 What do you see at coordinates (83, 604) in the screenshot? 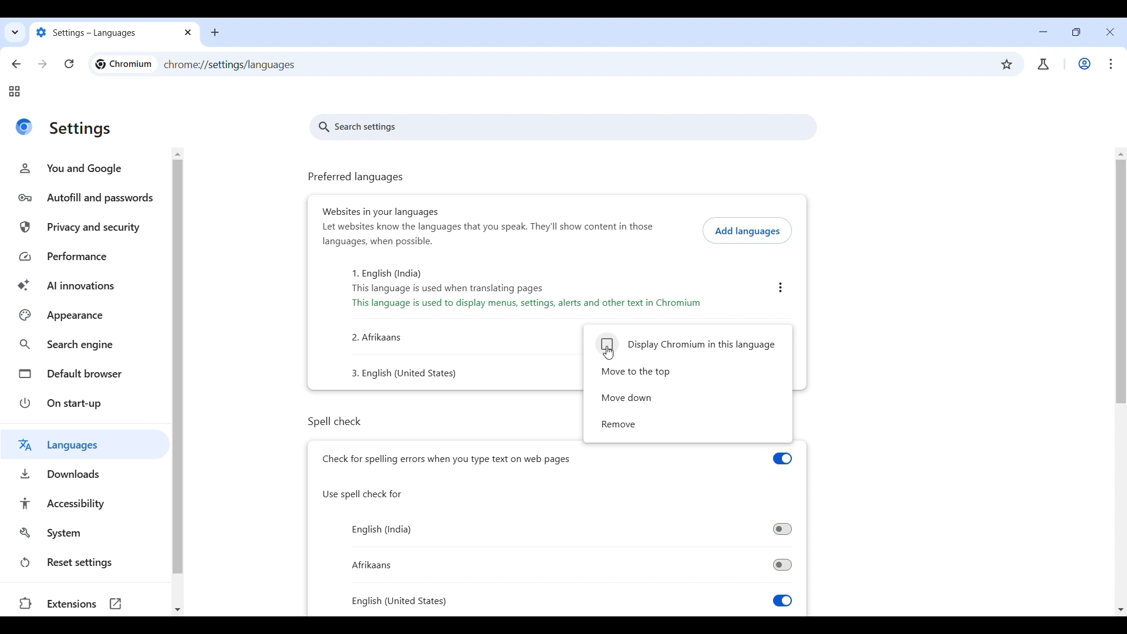
I see `Extensions` at bounding box center [83, 604].